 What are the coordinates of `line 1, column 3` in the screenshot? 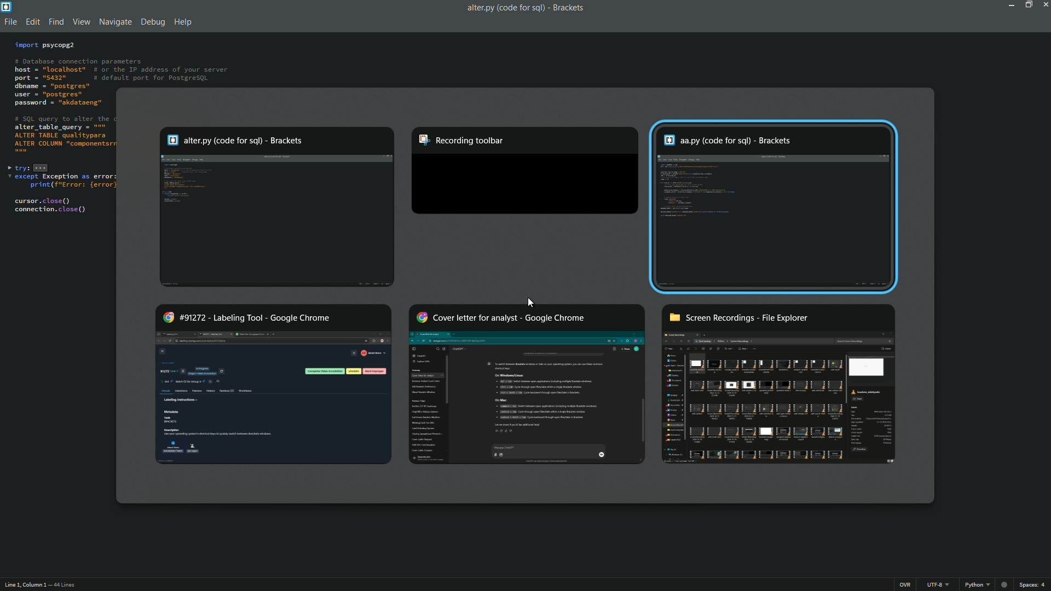 It's located at (24, 586).